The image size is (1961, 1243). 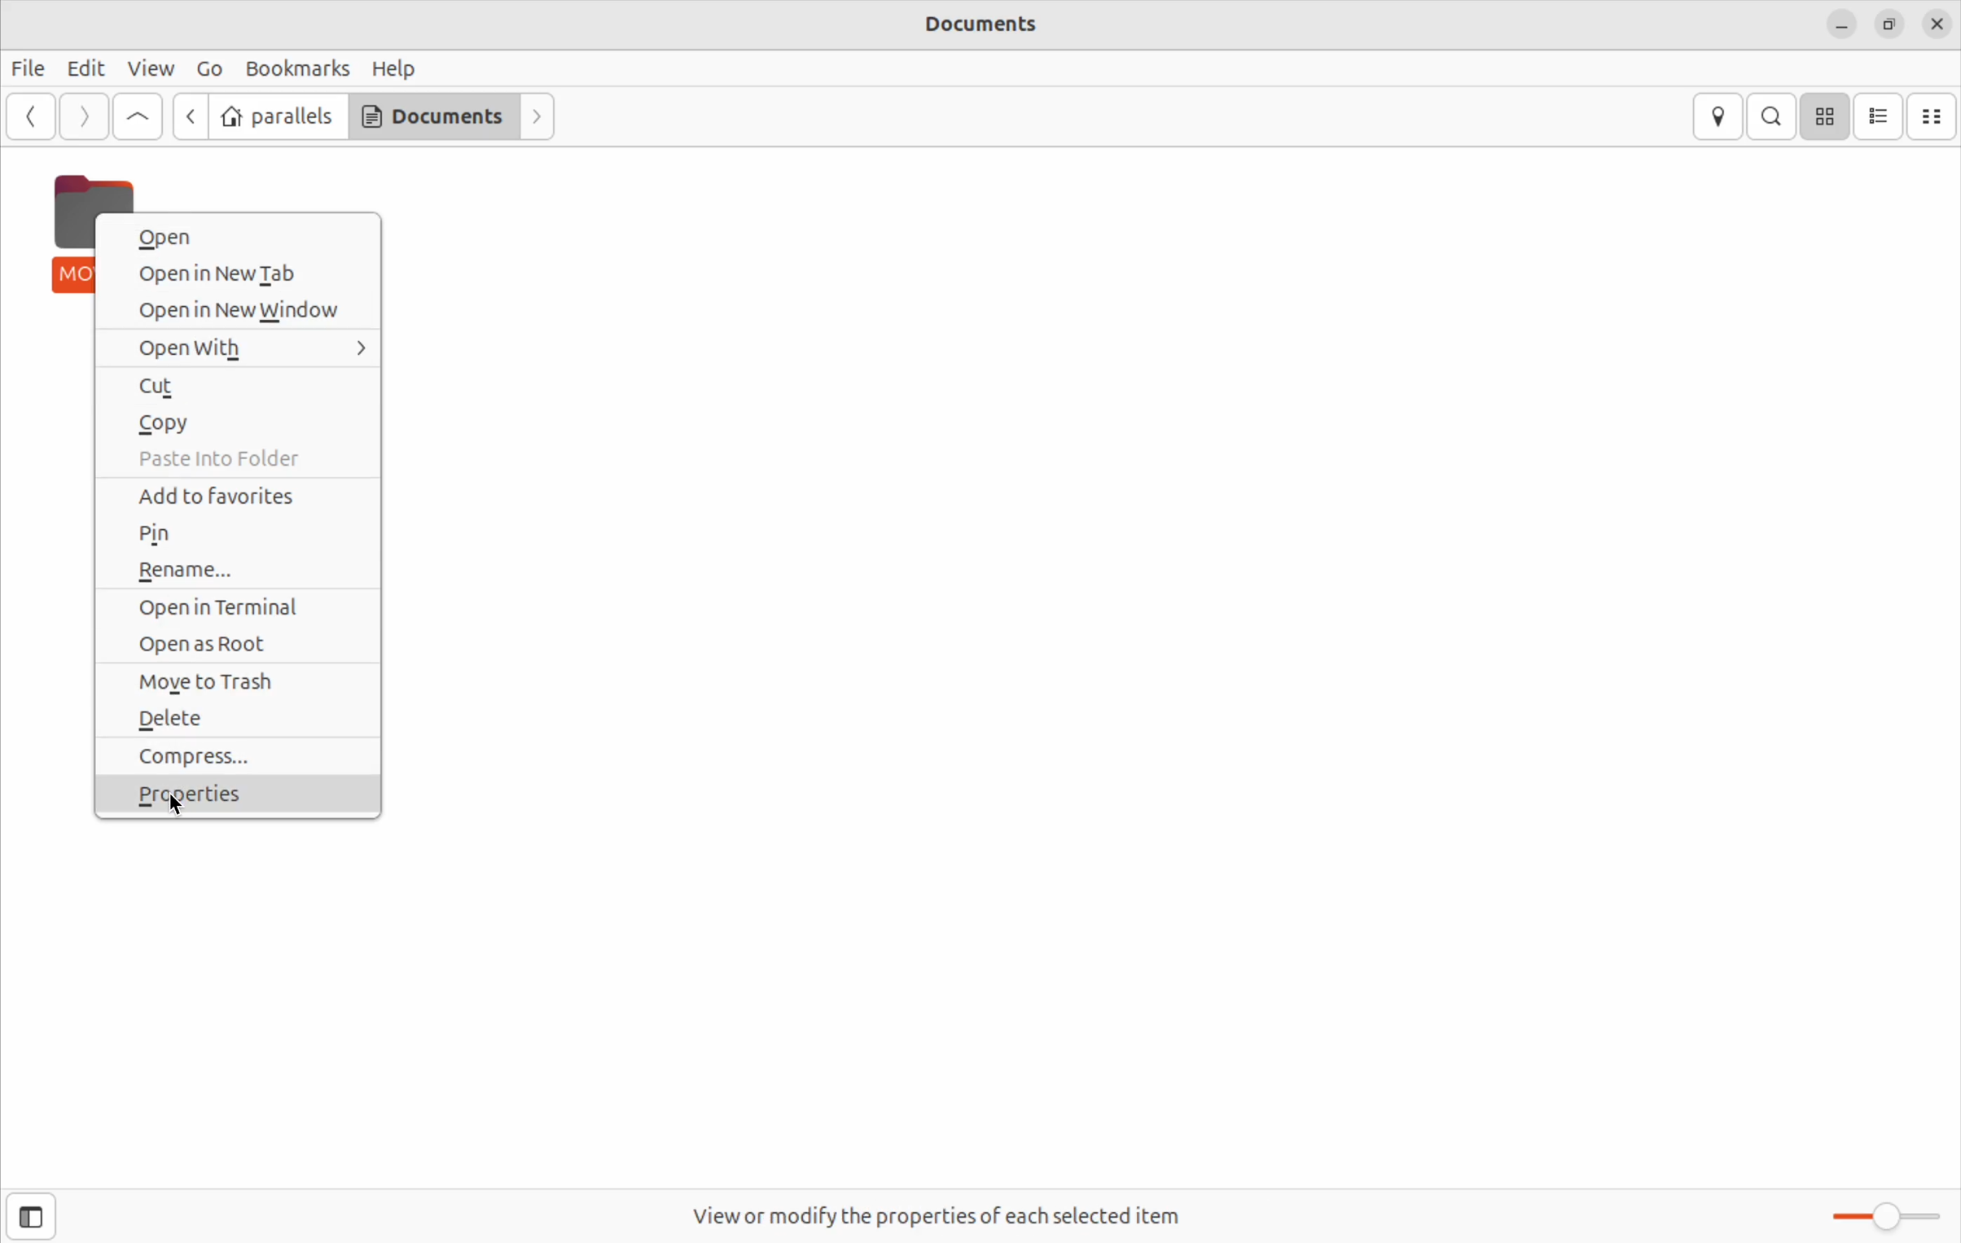 What do you see at coordinates (944, 1215) in the screenshot?
I see `free space` at bounding box center [944, 1215].